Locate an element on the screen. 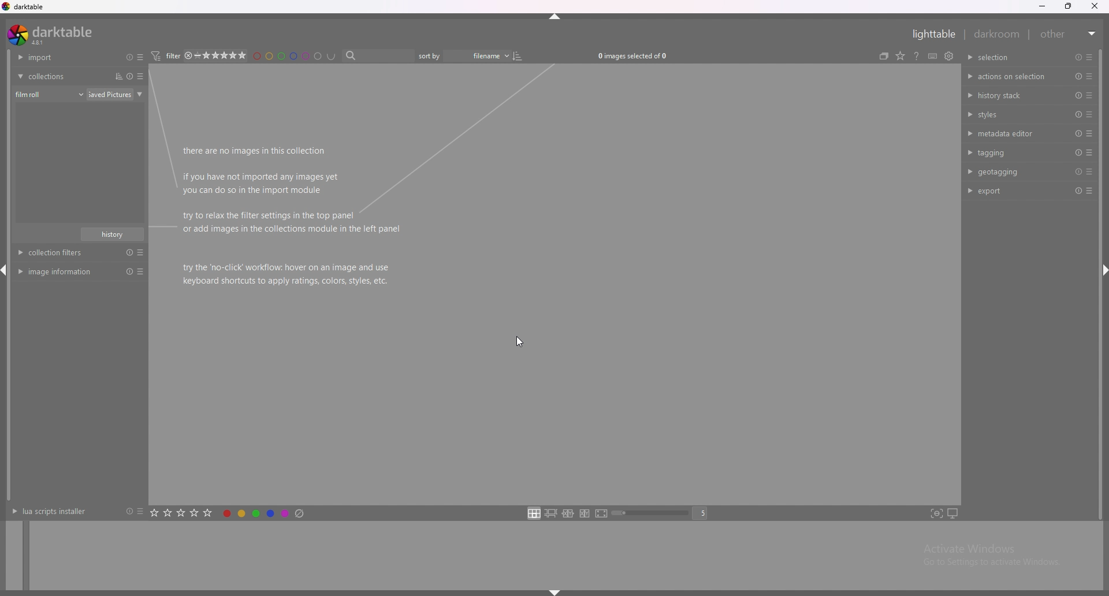 This screenshot has height=596, width=1109. filter is located at coordinates (170, 55).